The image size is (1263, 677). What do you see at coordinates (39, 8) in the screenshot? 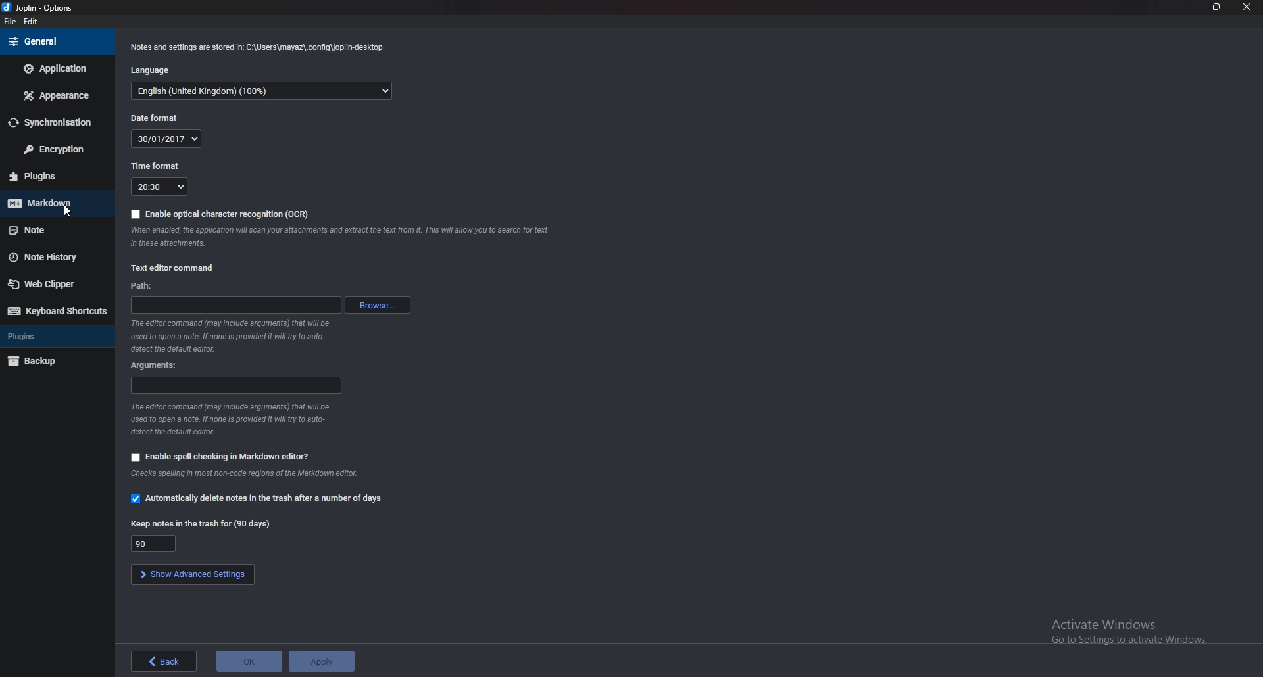
I see `options` at bounding box center [39, 8].